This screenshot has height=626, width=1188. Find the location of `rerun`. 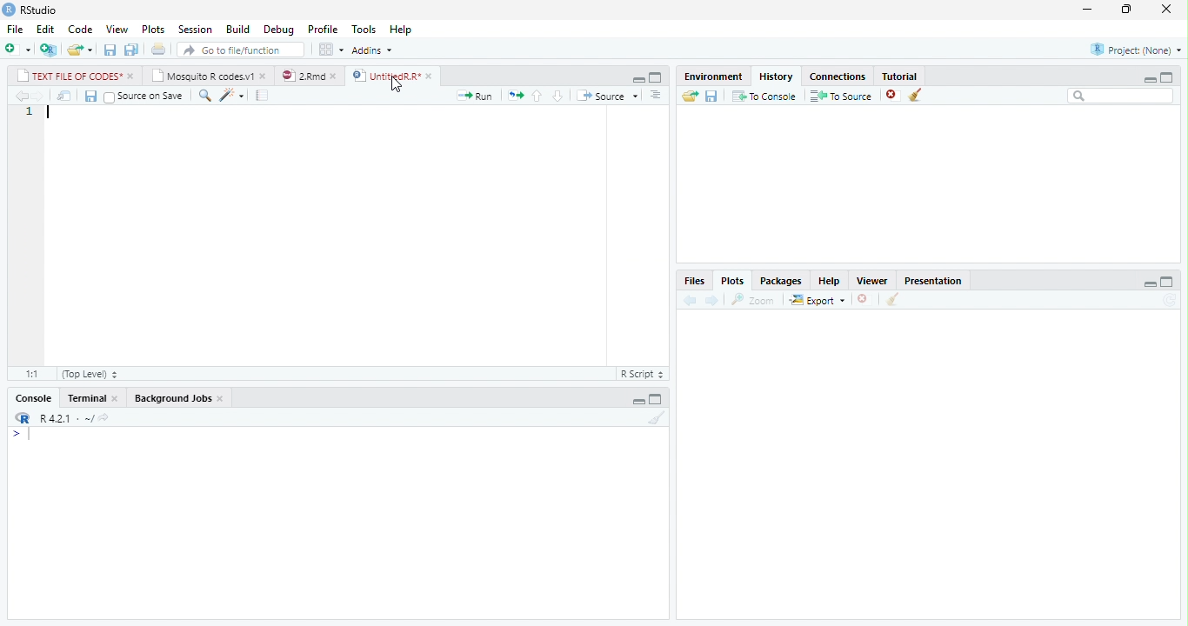

rerun is located at coordinates (515, 97).